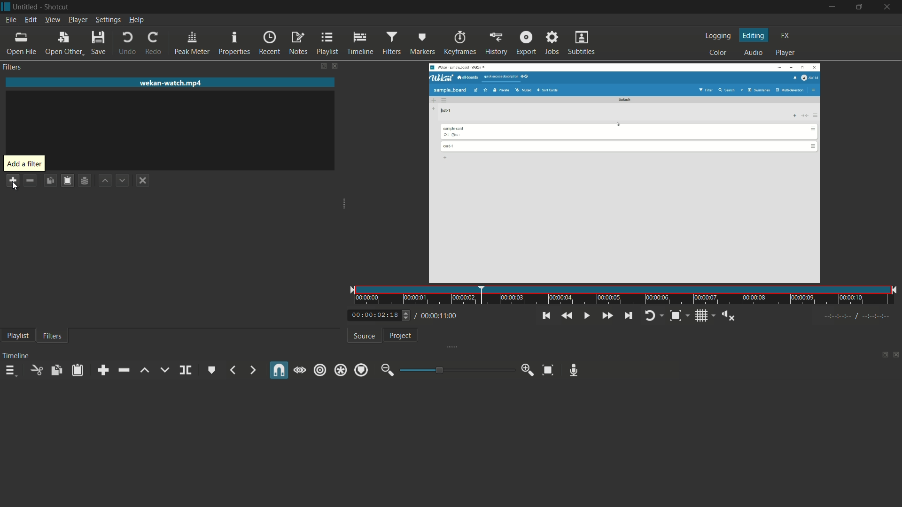 This screenshot has width=902, height=507. What do you see at coordinates (108, 20) in the screenshot?
I see `settings menu` at bounding box center [108, 20].